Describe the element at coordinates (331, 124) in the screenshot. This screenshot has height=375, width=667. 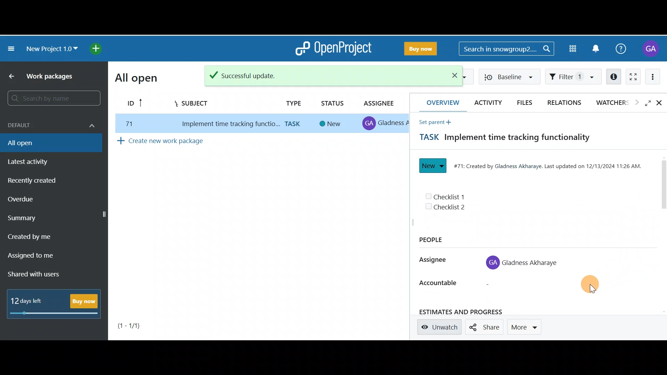
I see `new` at that location.